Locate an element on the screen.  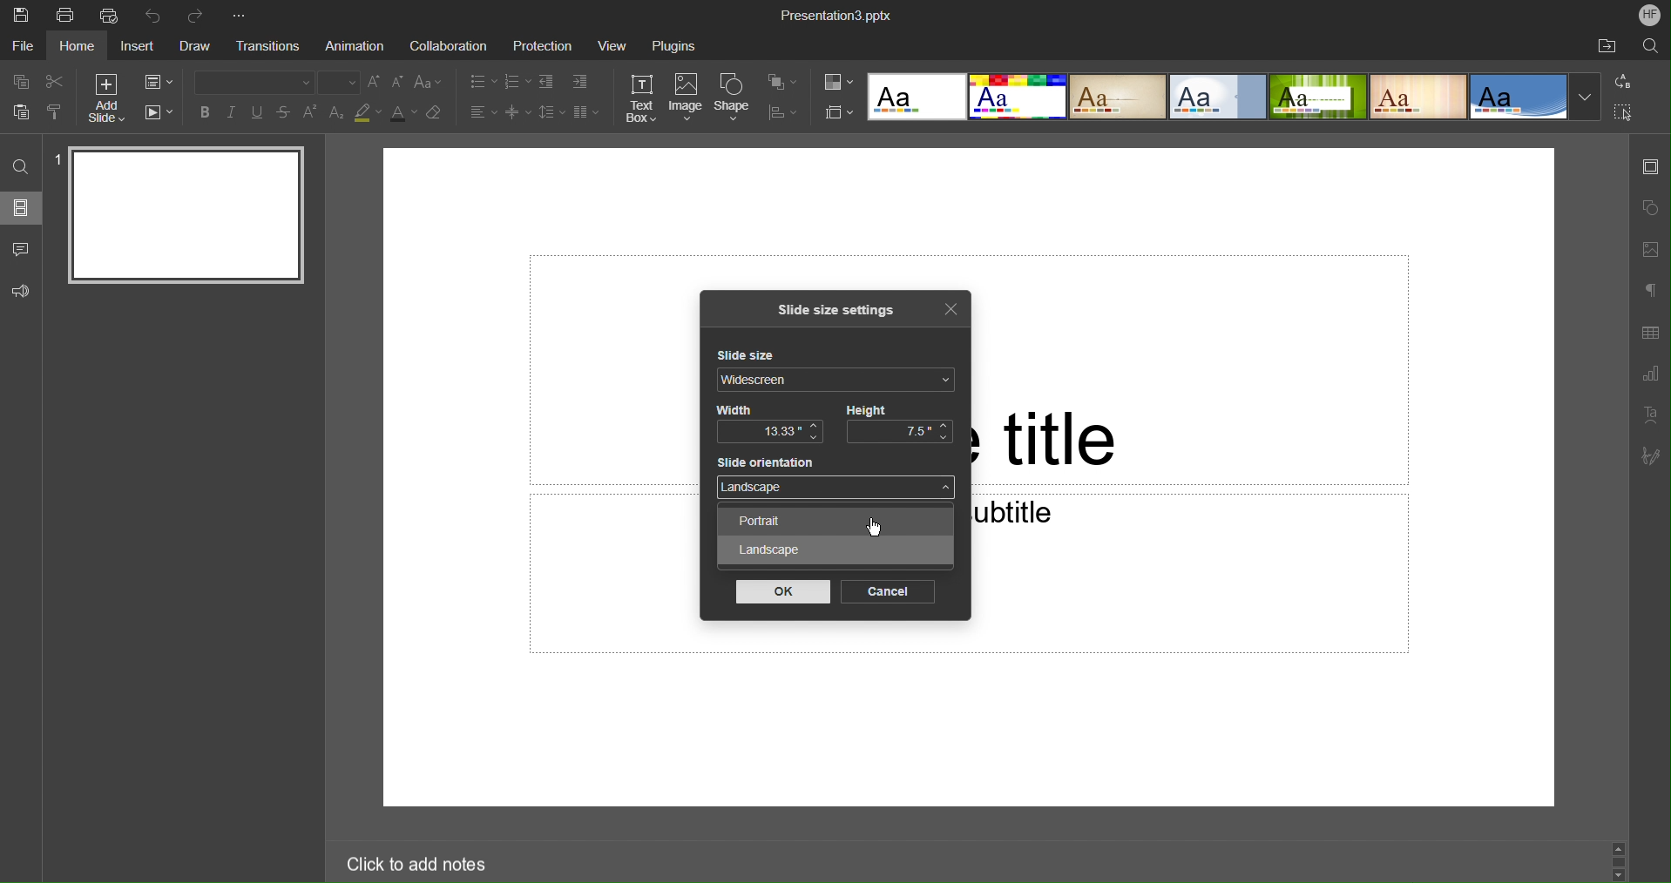
Underline is located at coordinates (260, 113).